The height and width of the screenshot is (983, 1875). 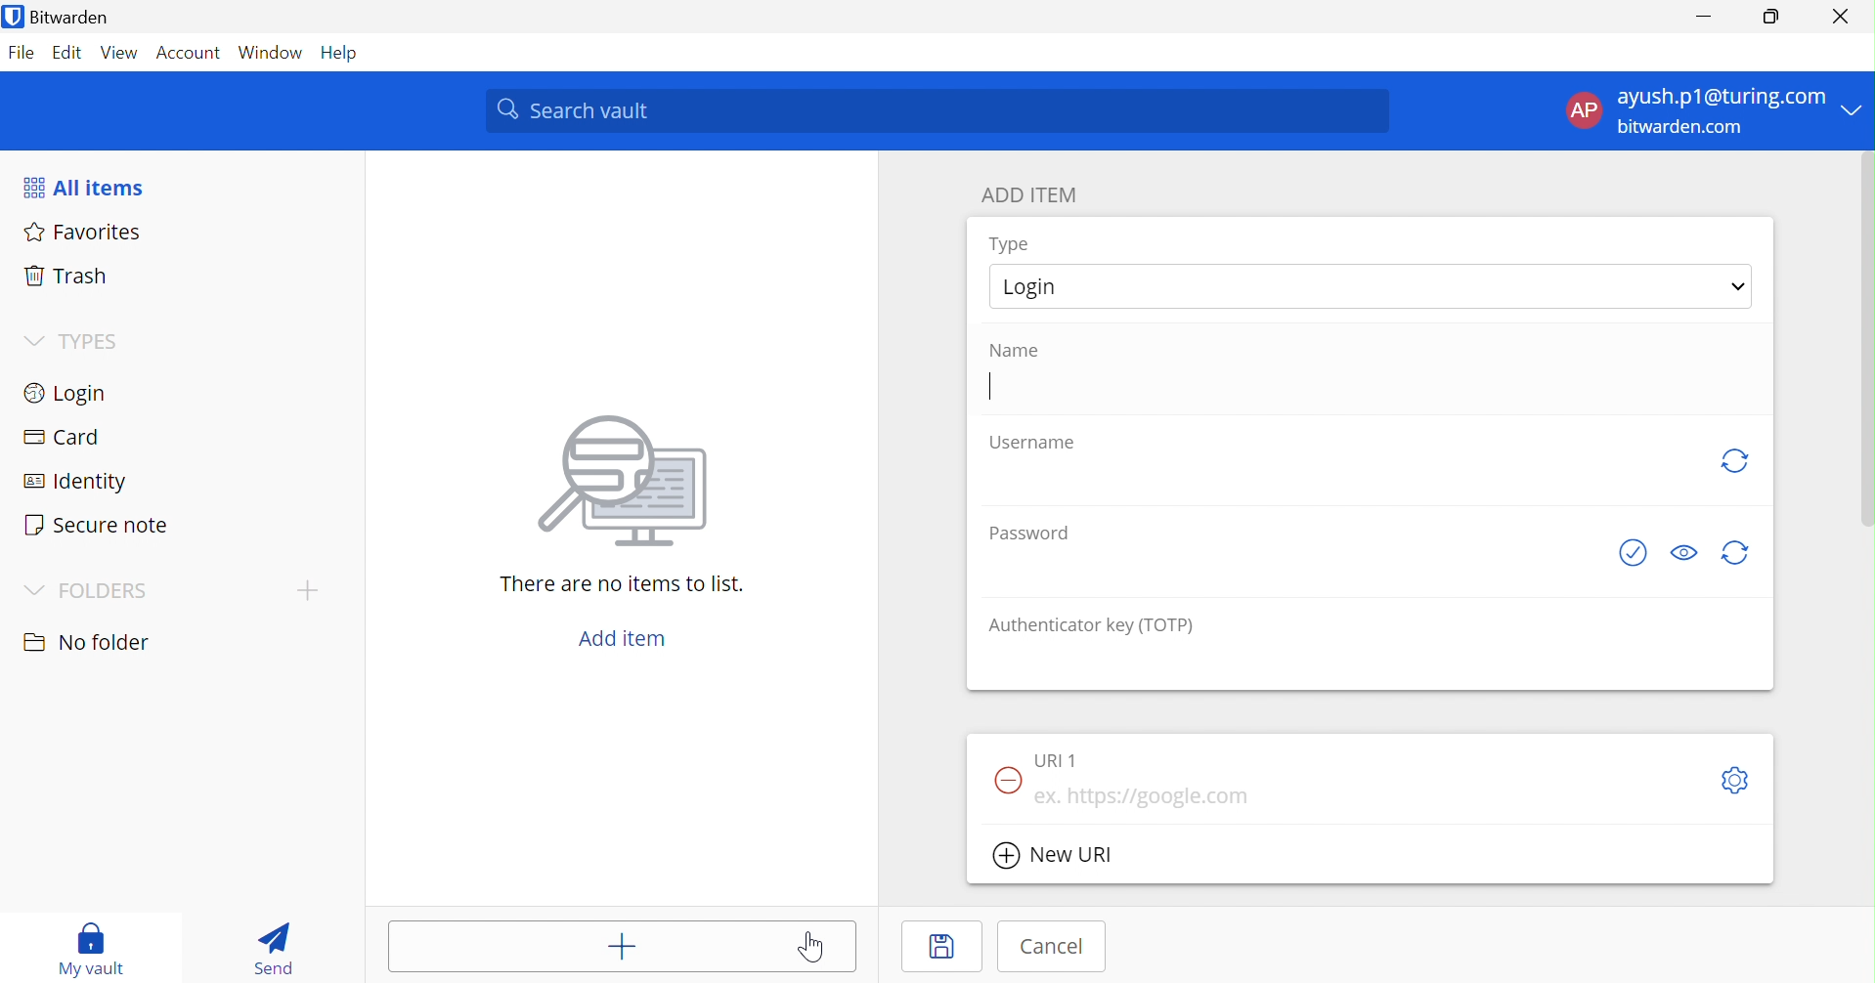 What do you see at coordinates (1056, 760) in the screenshot?
I see `URl 1` at bounding box center [1056, 760].